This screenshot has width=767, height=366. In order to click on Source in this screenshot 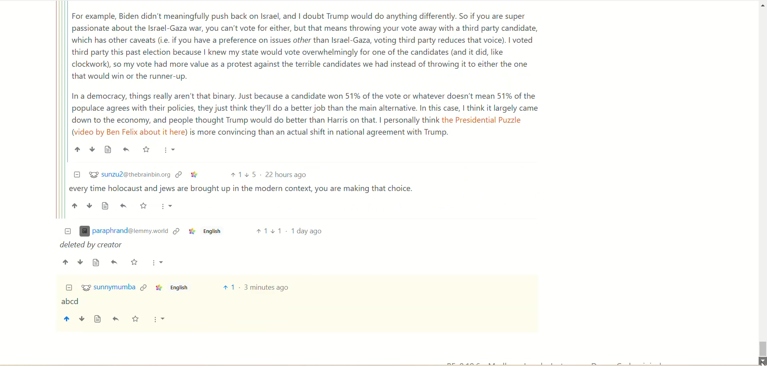, I will do `click(97, 263)`.